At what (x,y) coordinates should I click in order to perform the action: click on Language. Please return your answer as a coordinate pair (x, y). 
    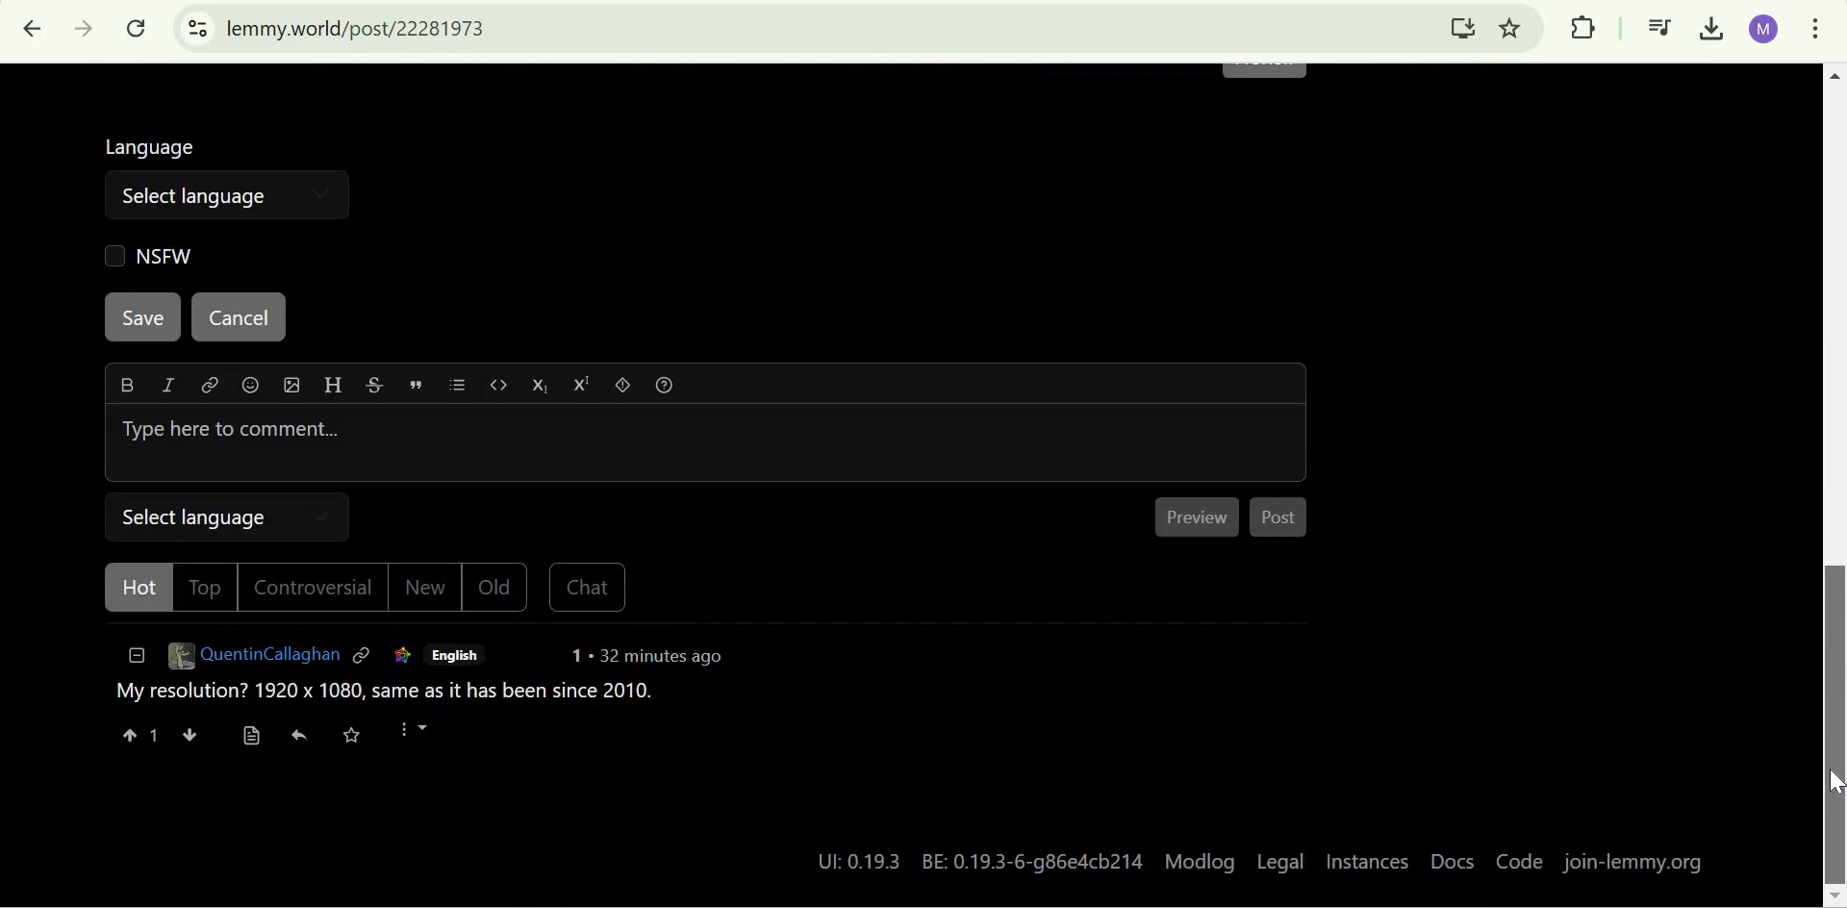
    Looking at the image, I should click on (154, 143).